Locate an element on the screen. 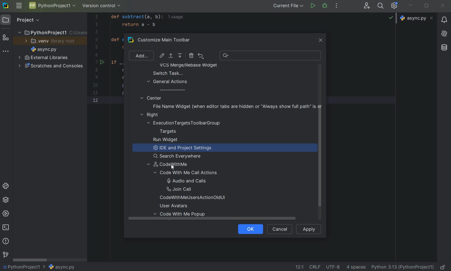  FILE ENCODING is located at coordinates (335, 267).